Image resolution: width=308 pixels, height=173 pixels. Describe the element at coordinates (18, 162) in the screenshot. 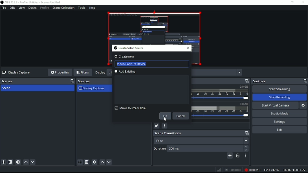

I see `Open scene filters` at that location.